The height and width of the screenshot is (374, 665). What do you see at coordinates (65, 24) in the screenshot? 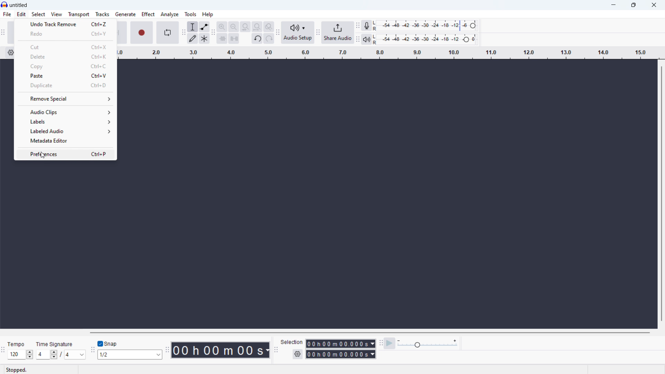
I see `undo last move` at bounding box center [65, 24].